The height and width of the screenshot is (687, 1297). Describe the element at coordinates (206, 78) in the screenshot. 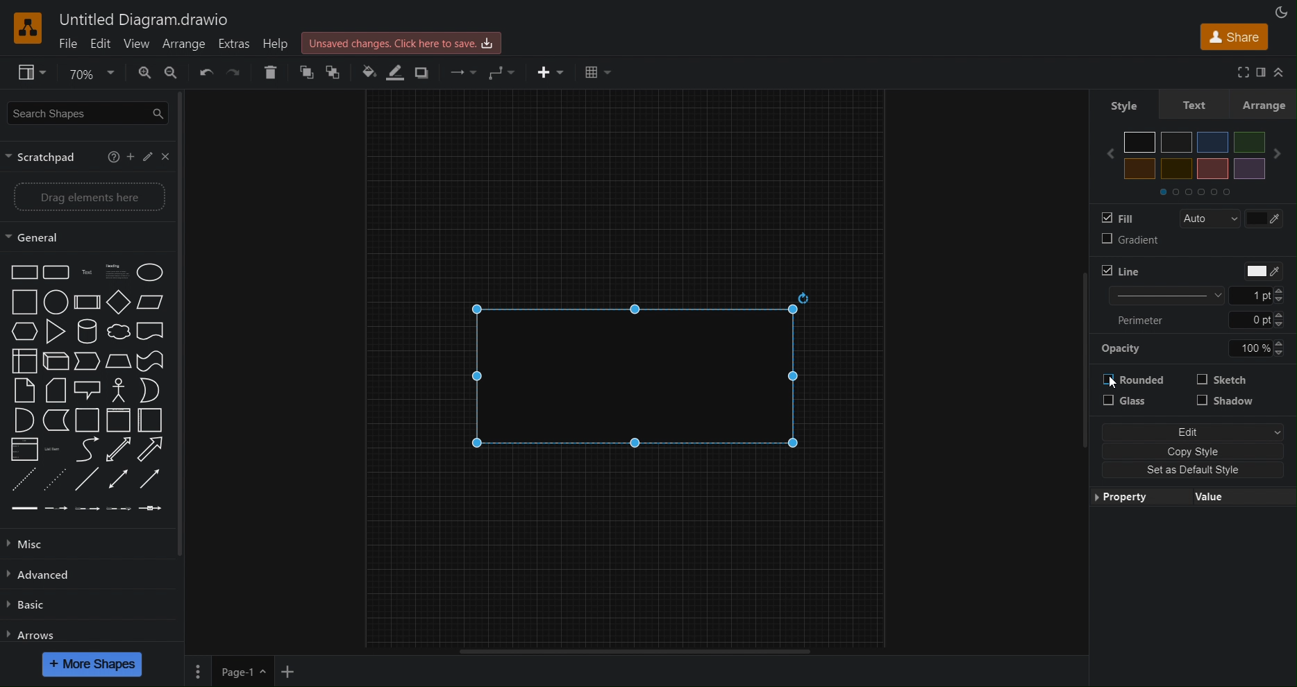

I see `Undo` at that location.